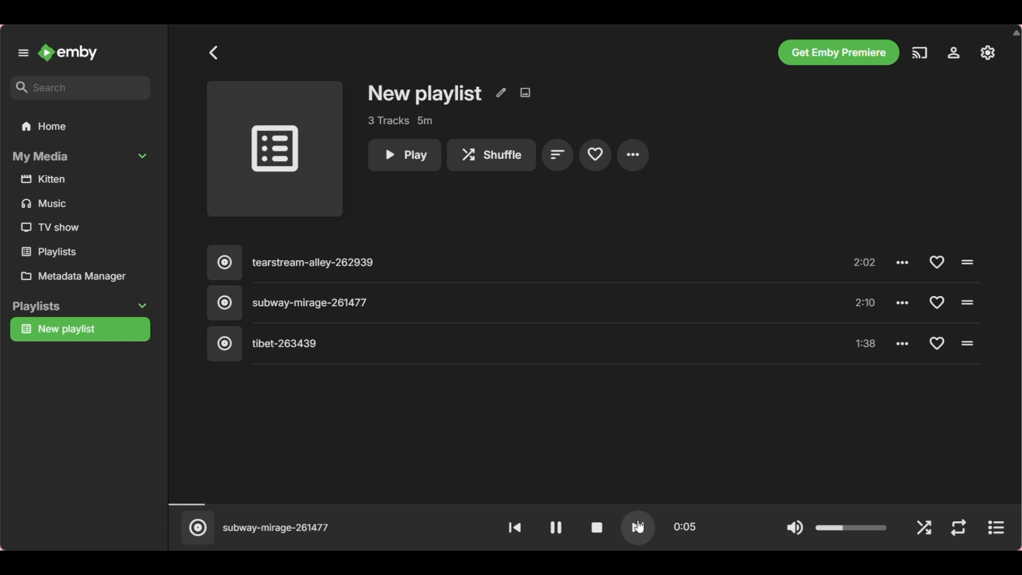  Describe the element at coordinates (796, 528) in the screenshot. I see `Mute` at that location.